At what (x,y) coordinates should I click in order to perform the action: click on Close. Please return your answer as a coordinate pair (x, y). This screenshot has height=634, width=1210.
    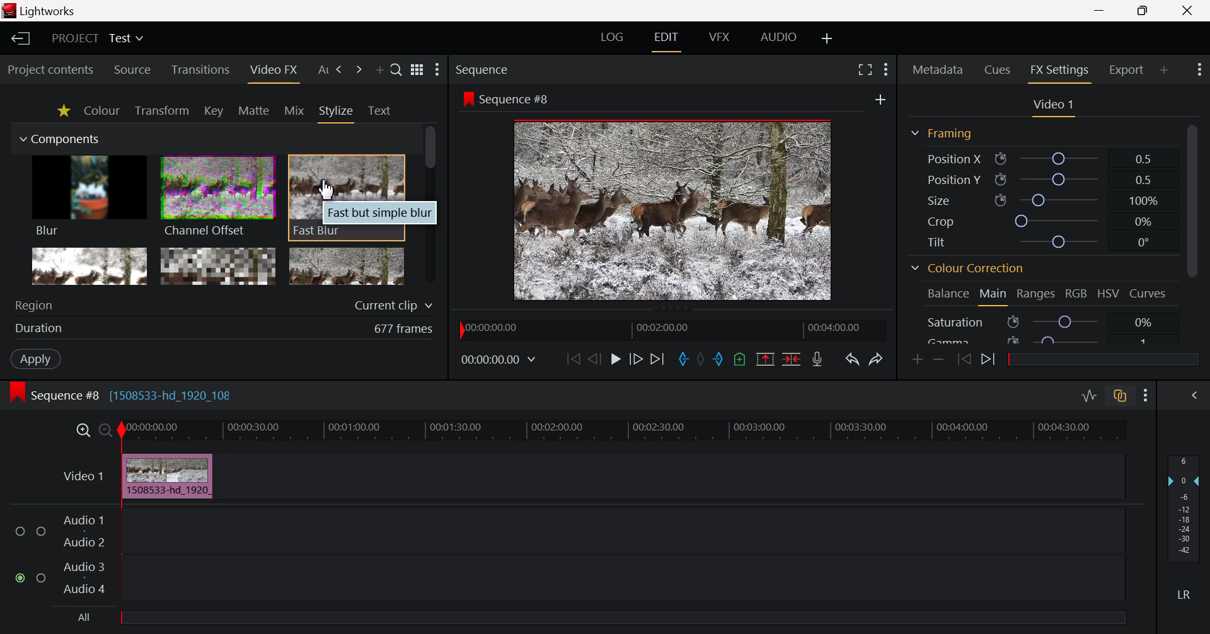
    Looking at the image, I should click on (1187, 10).